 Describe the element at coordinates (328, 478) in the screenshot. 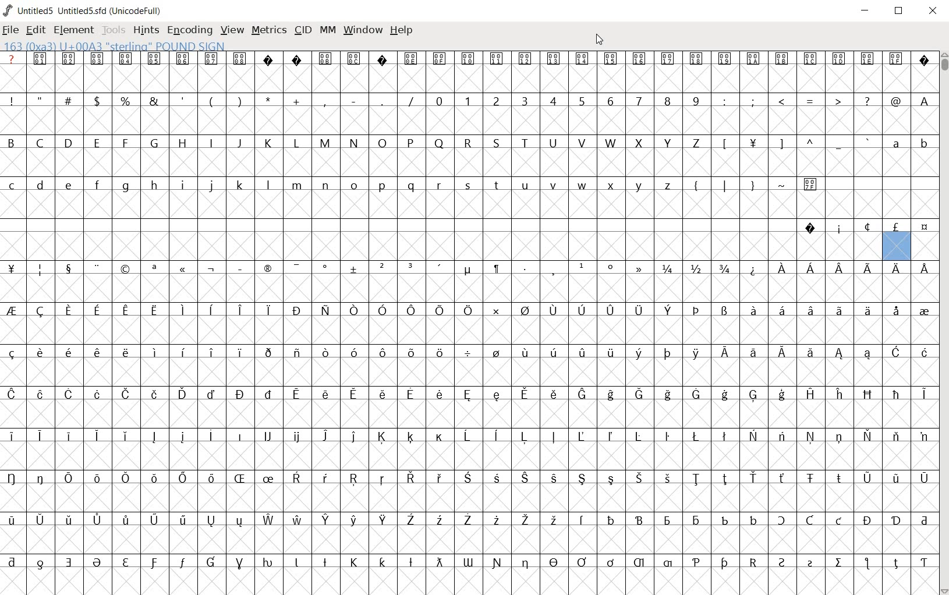

I see `Symbol` at that location.